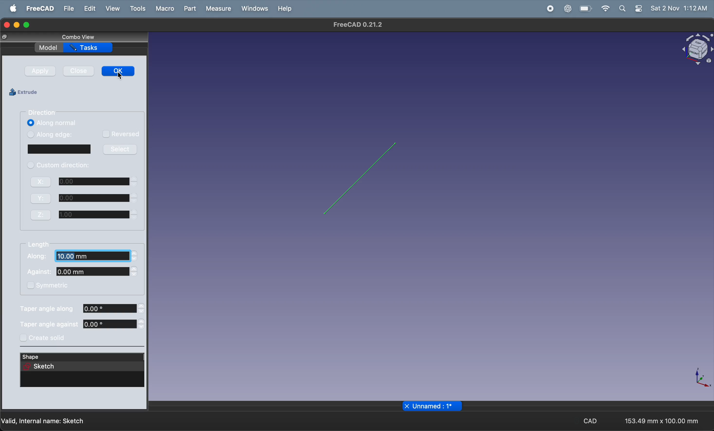 Image resolution: width=714 pixels, height=431 pixels. I want to click on create soild, so click(44, 338).